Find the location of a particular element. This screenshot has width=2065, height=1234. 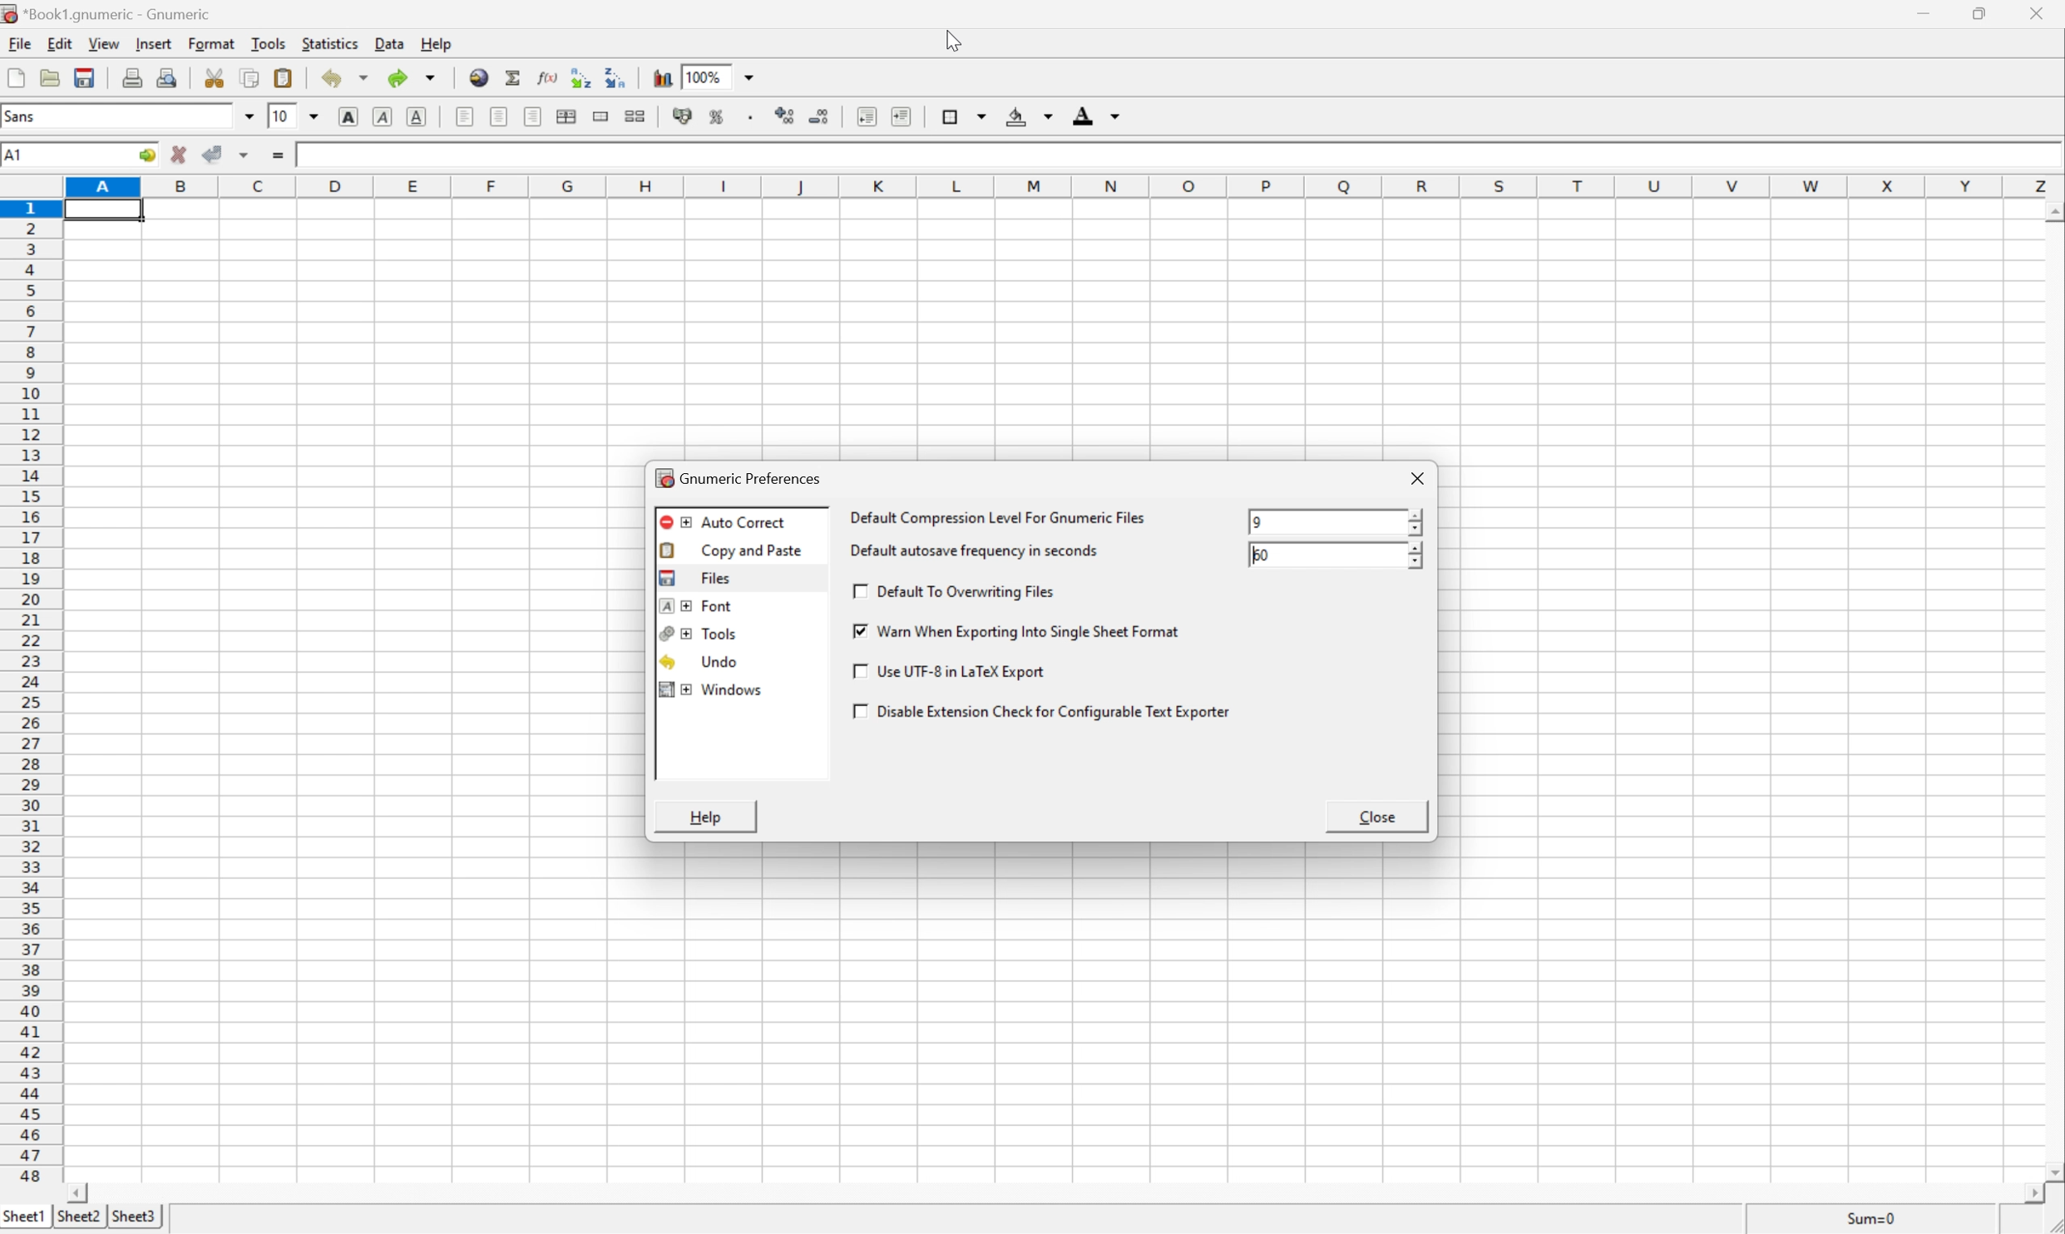

open a file is located at coordinates (52, 76).